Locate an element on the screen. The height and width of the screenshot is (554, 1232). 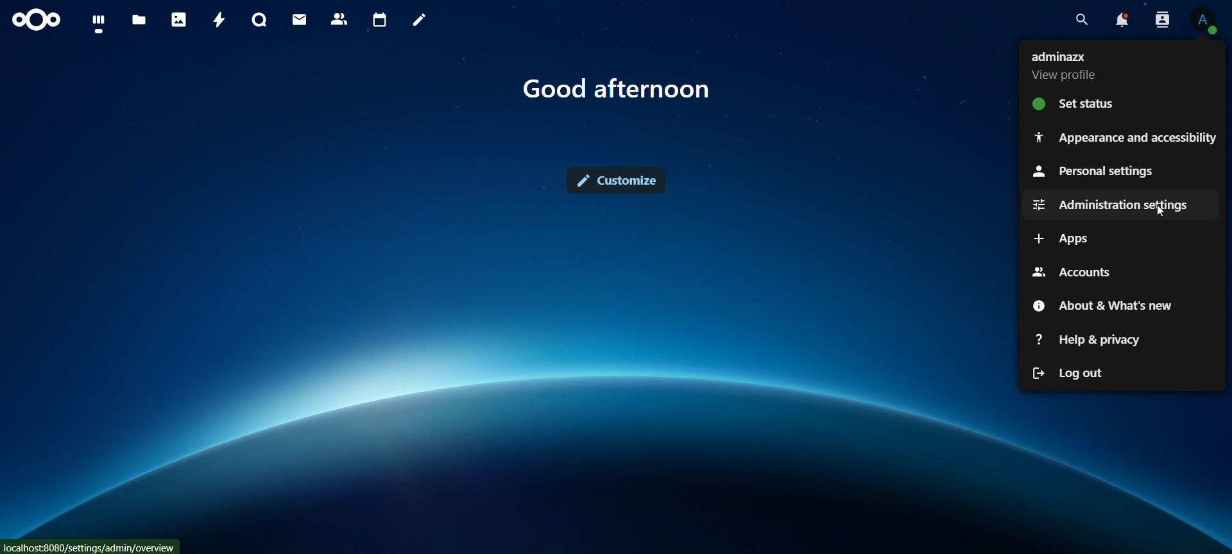
search is located at coordinates (1081, 19).